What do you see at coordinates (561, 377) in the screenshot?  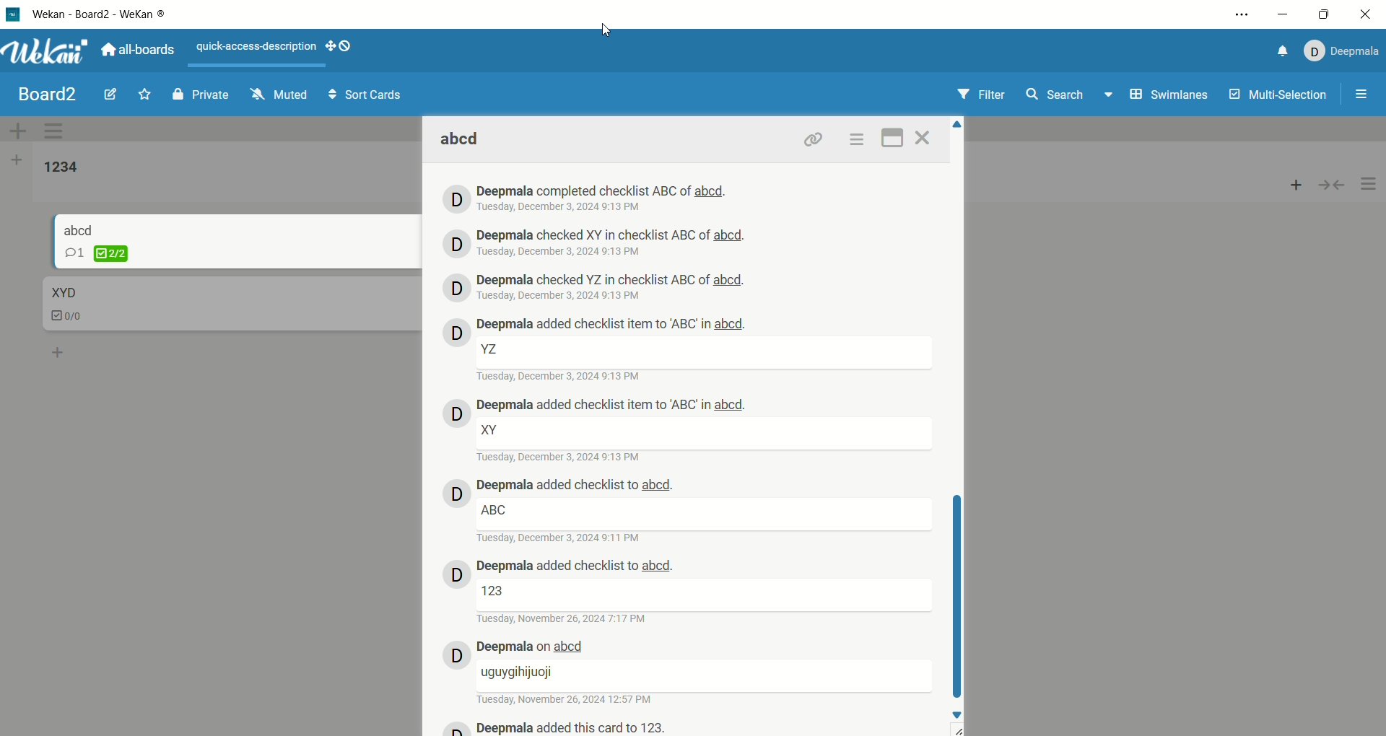 I see `date and time` at bounding box center [561, 377].